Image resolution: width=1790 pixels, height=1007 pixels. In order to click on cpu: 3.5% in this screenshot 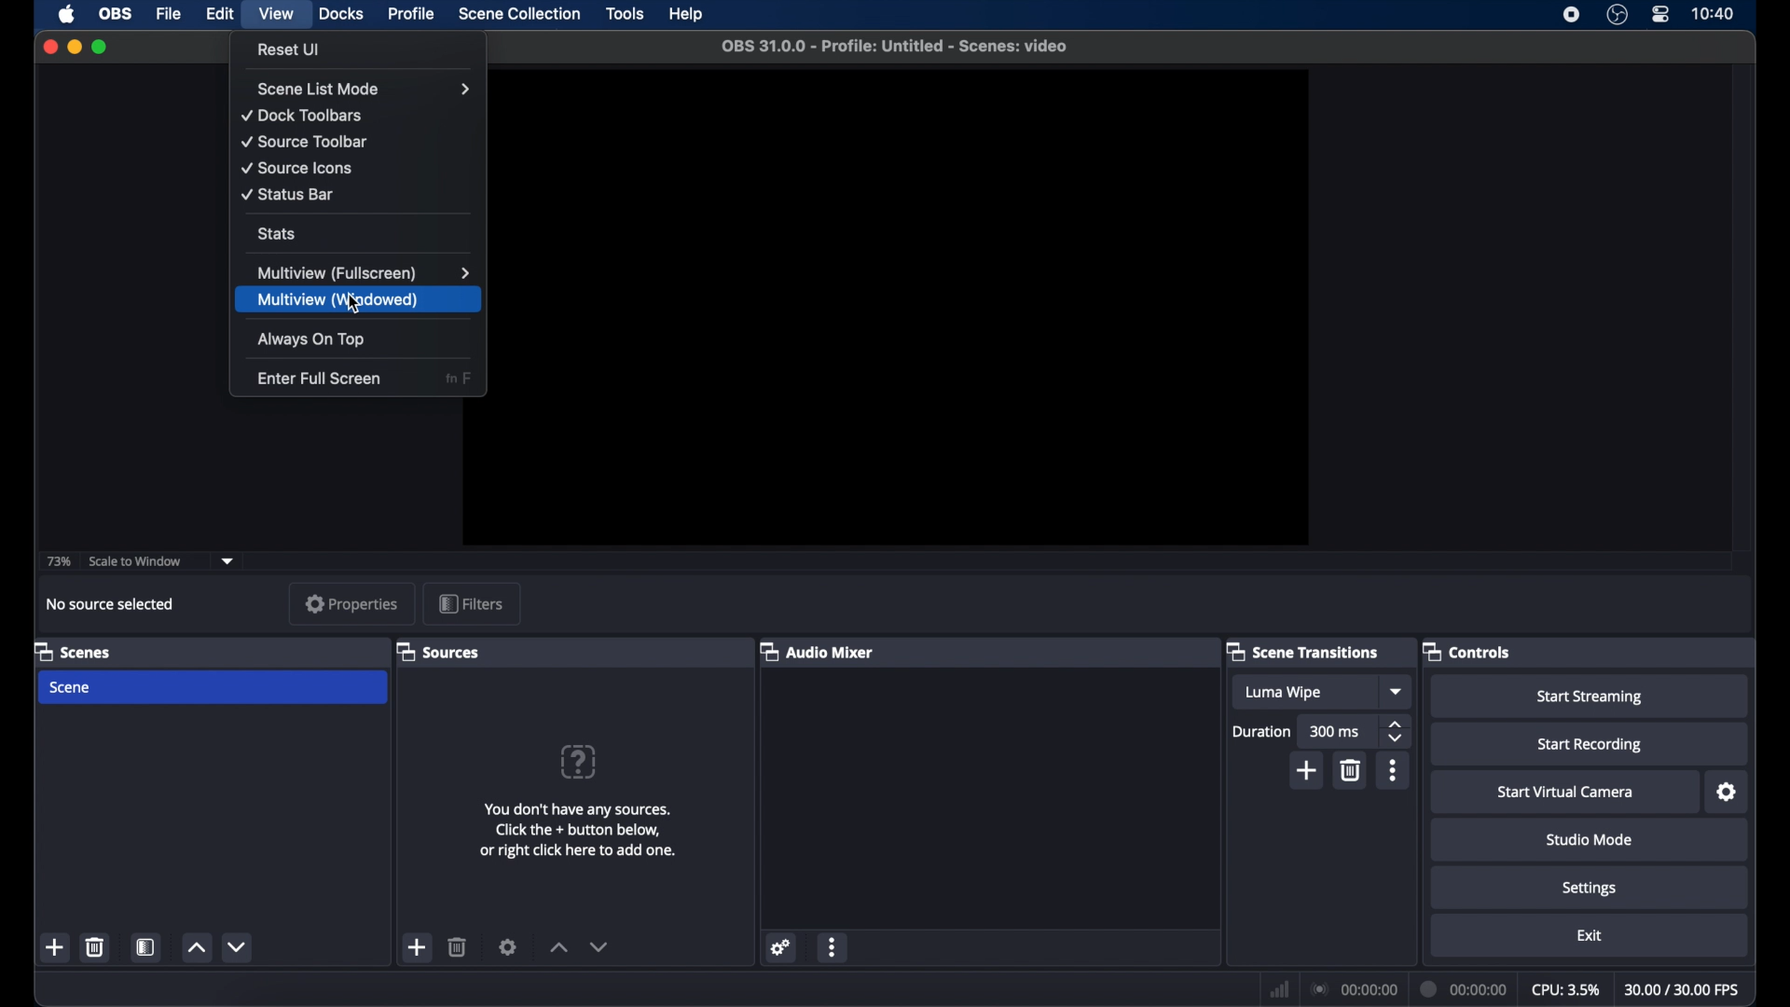, I will do `click(1565, 988)`.